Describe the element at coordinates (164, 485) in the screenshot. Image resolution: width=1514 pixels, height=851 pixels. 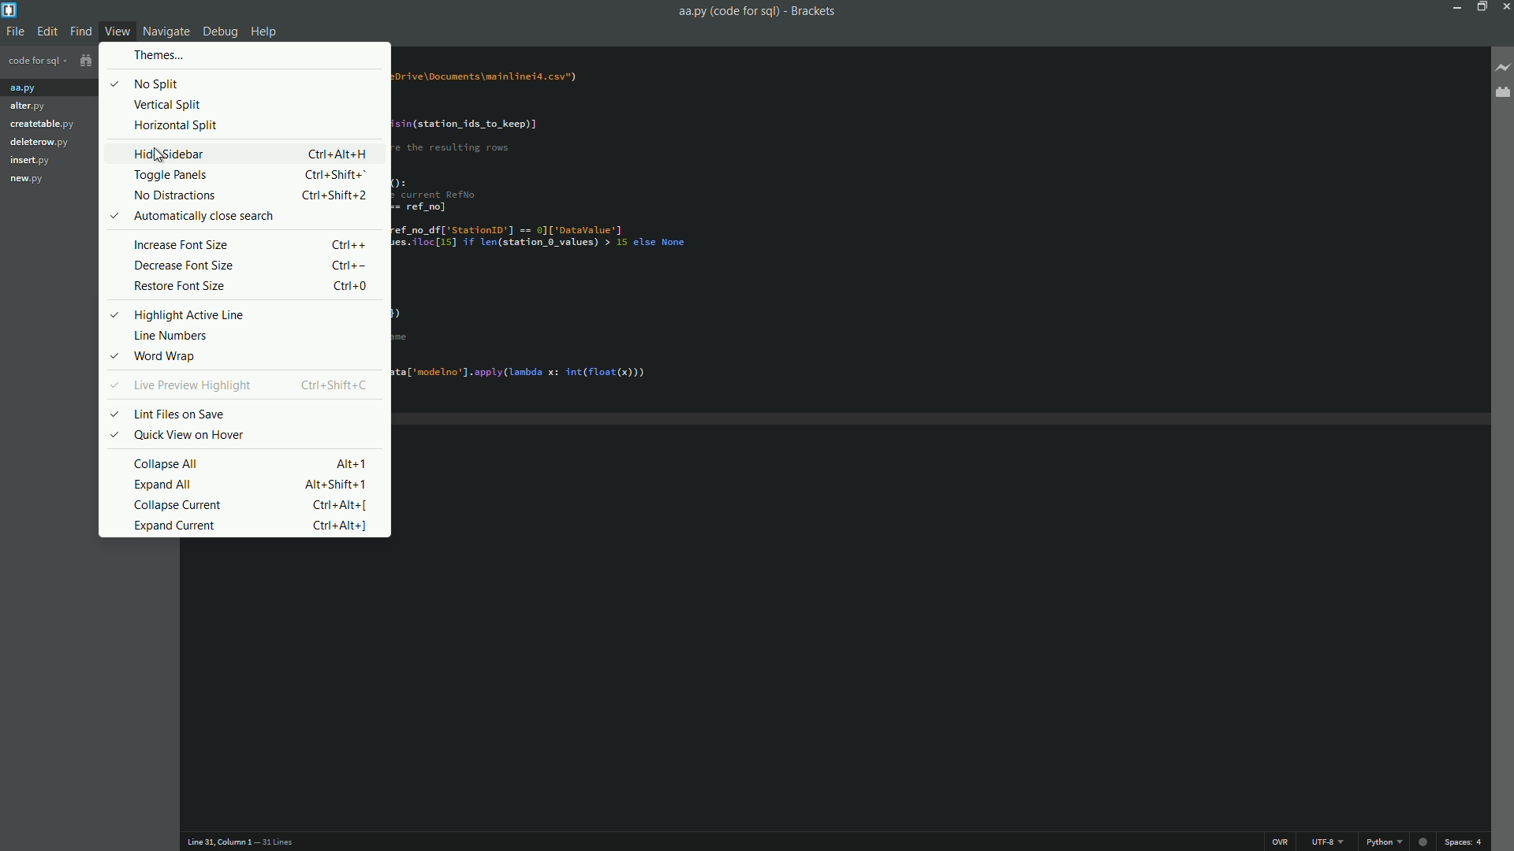
I see `expand all button` at that location.